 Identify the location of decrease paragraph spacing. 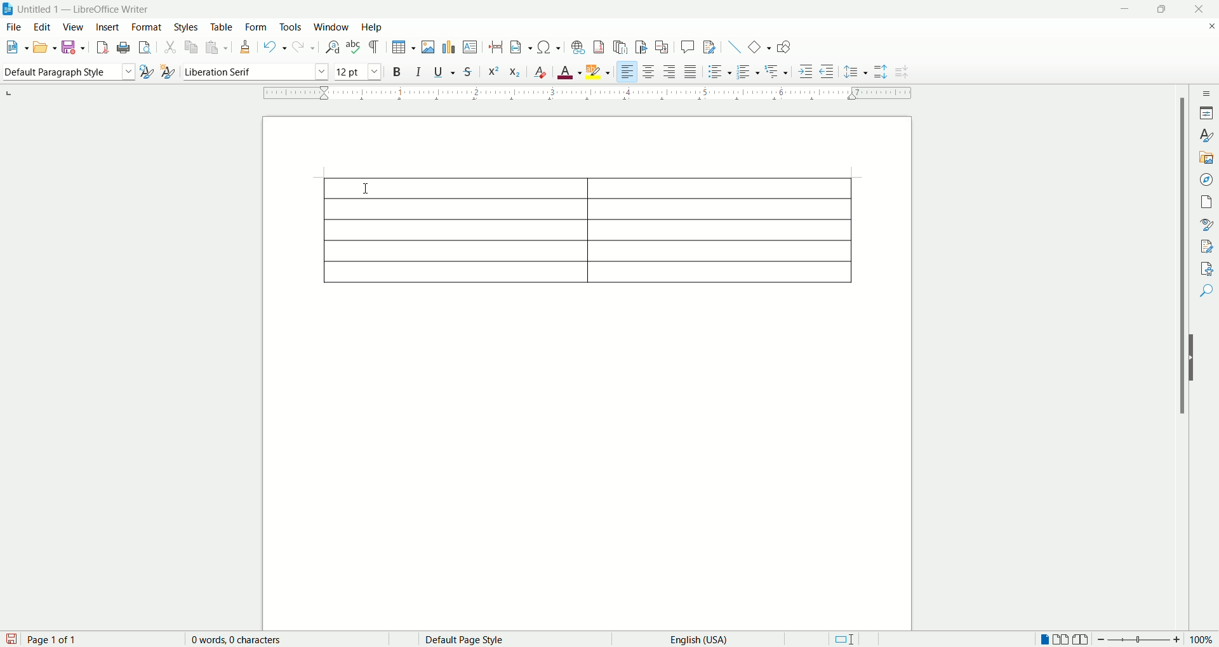
(904, 72).